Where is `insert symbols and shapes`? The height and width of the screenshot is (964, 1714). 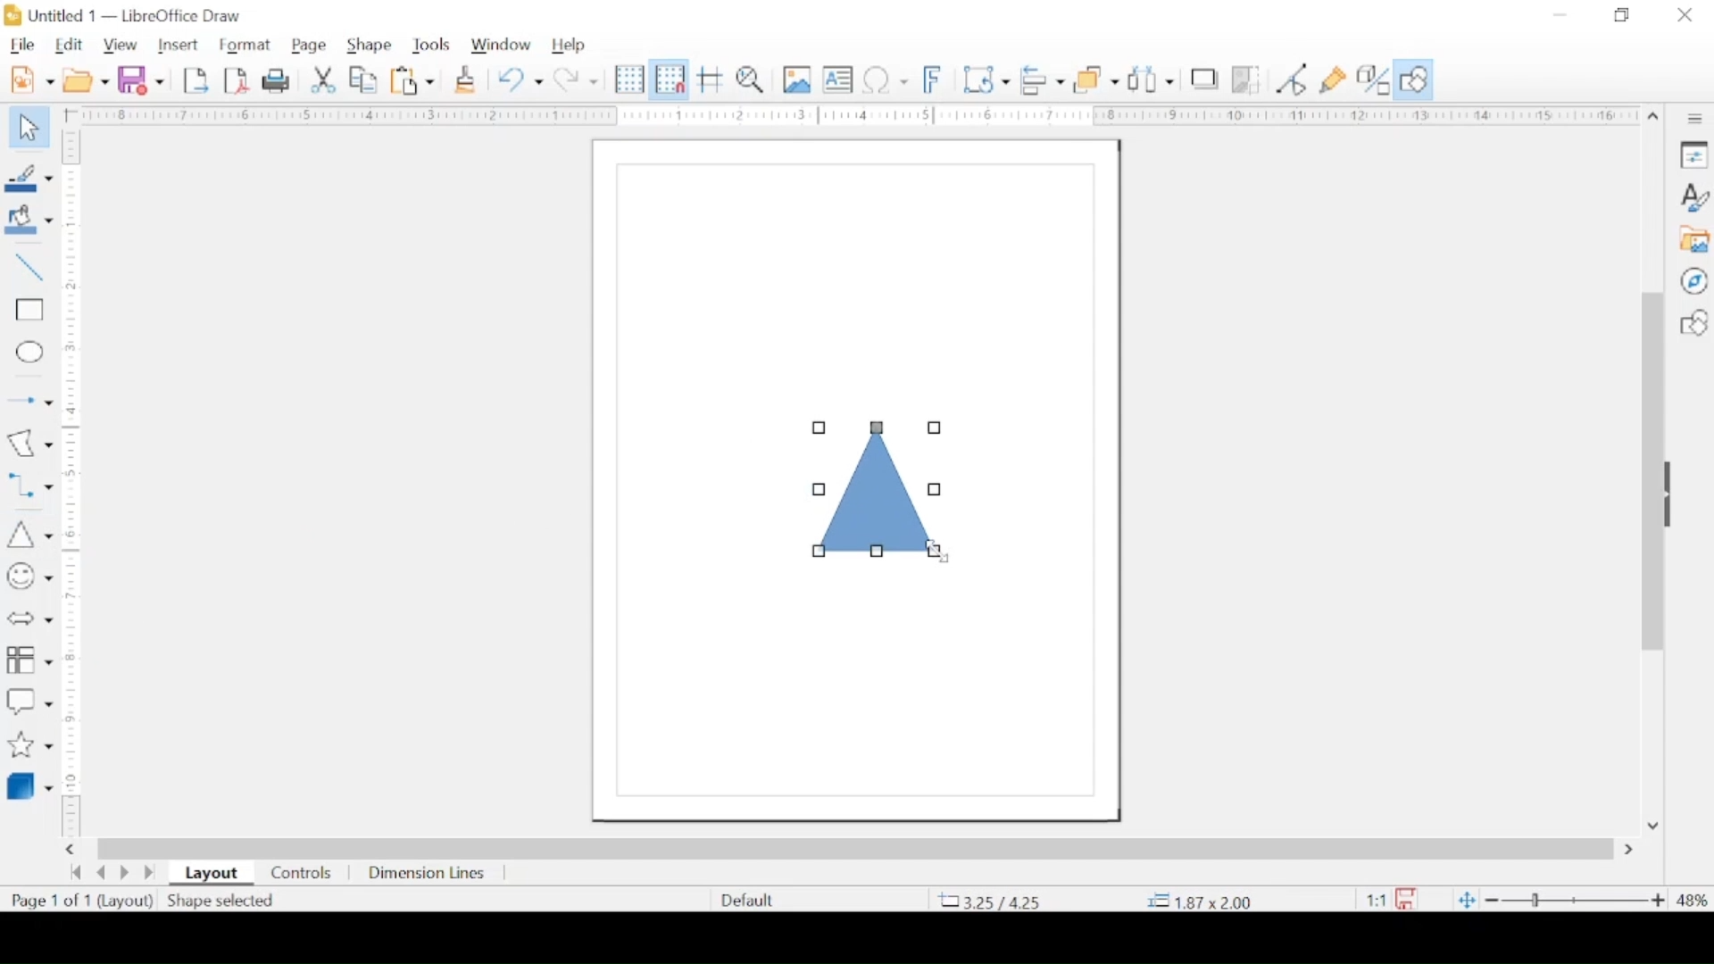
insert symbols and shapes is located at coordinates (29, 577).